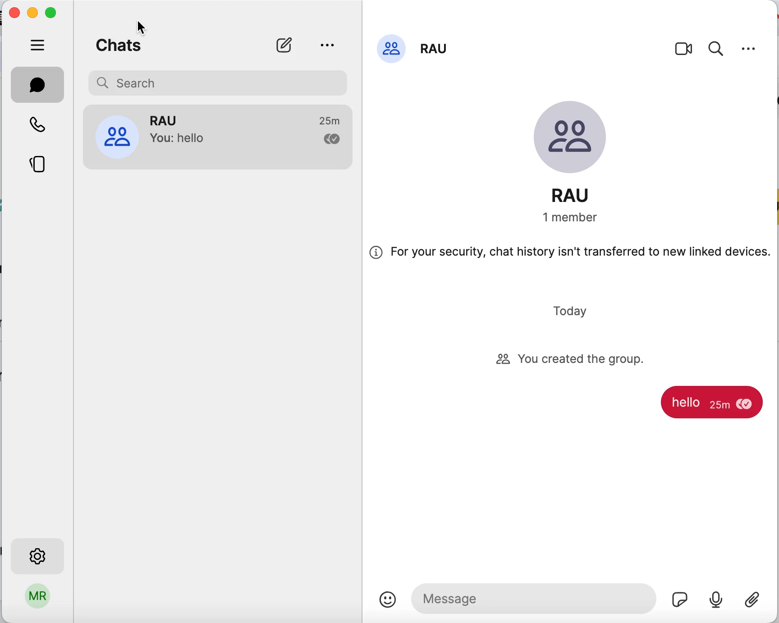  What do you see at coordinates (387, 599) in the screenshot?
I see `emoji` at bounding box center [387, 599].